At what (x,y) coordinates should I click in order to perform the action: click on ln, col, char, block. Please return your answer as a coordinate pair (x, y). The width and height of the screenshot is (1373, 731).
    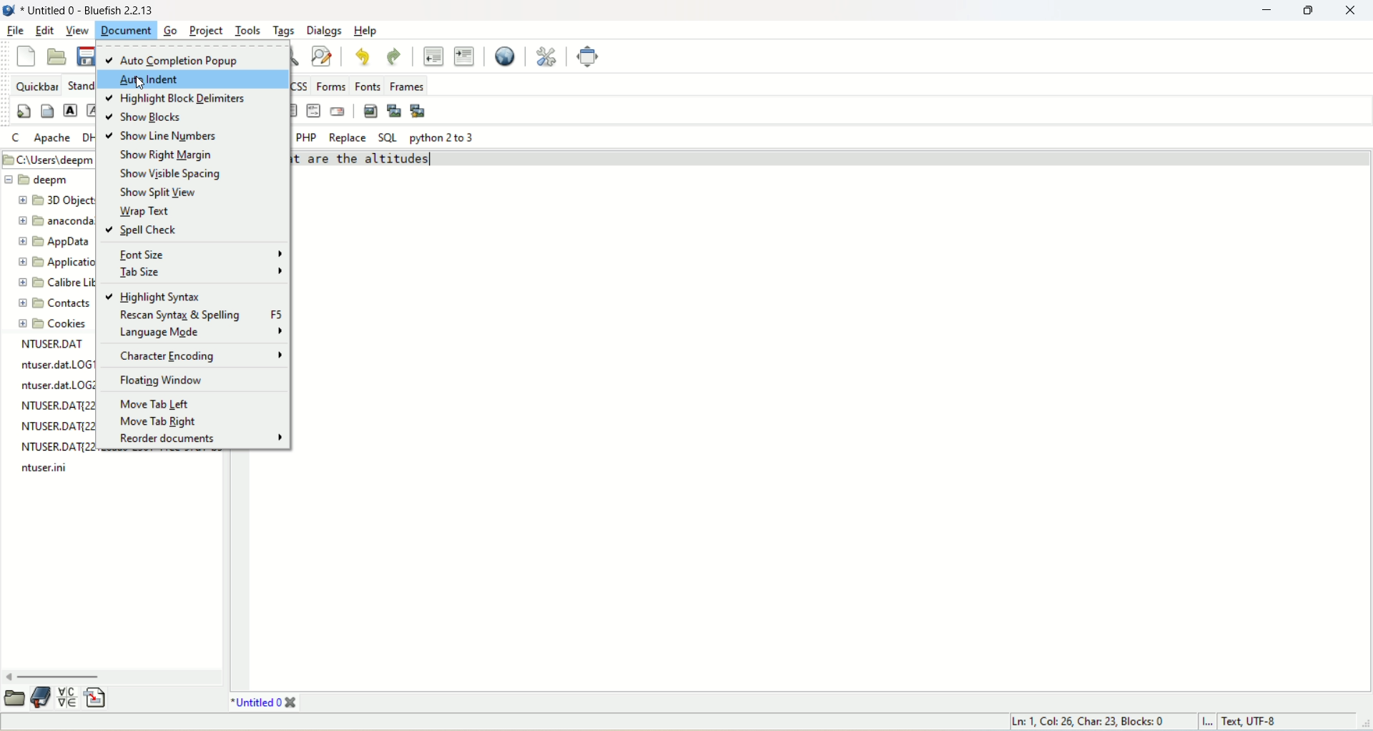
    Looking at the image, I should click on (1083, 721).